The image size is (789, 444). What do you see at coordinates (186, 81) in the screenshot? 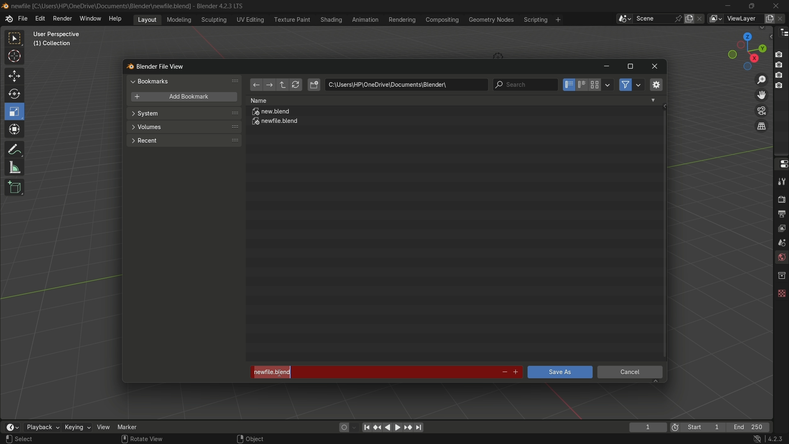
I see `bookmarks` at bounding box center [186, 81].